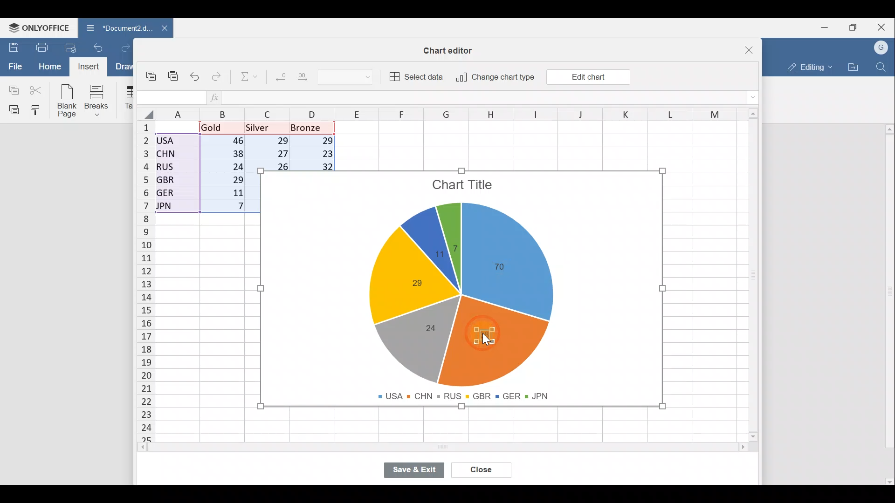  Describe the element at coordinates (194, 167) in the screenshot. I see `Data` at that location.